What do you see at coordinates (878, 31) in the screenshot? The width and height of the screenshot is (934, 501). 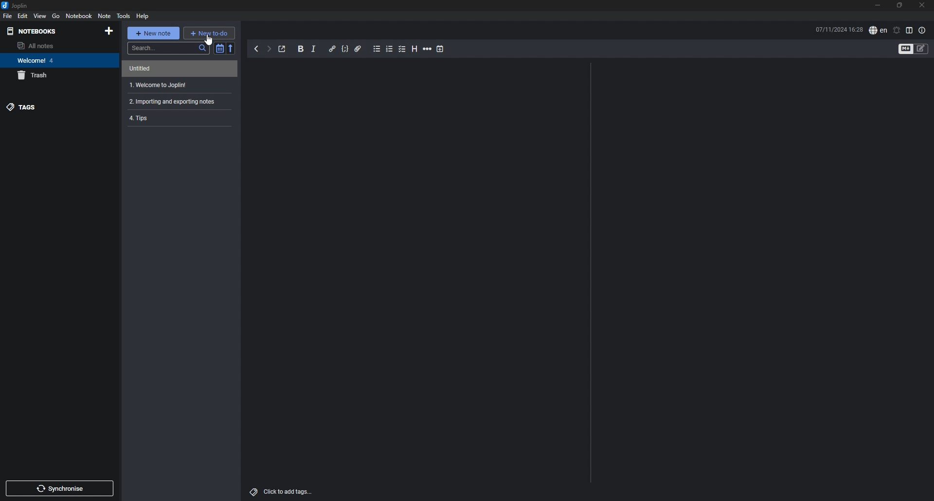 I see `spell check` at bounding box center [878, 31].